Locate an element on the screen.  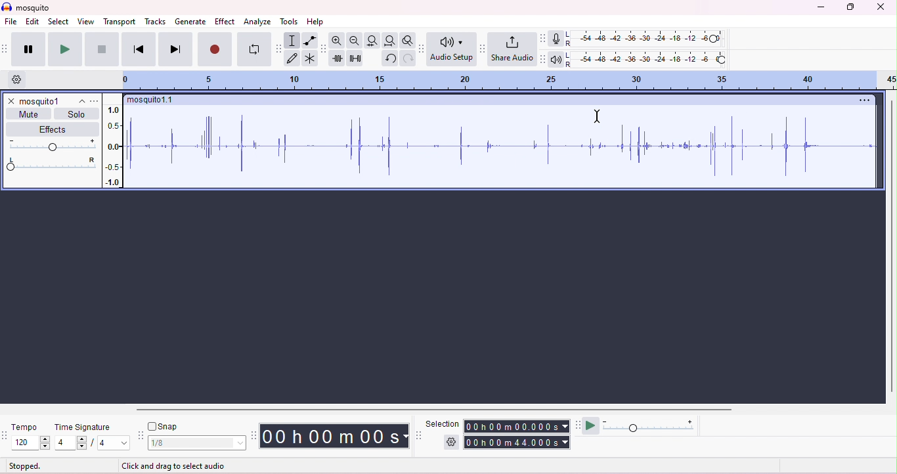
select is located at coordinates (59, 22).